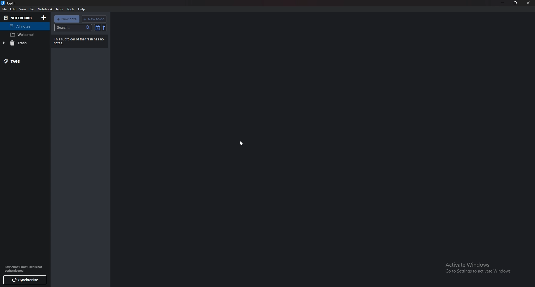  What do you see at coordinates (24, 43) in the screenshot?
I see `trash` at bounding box center [24, 43].